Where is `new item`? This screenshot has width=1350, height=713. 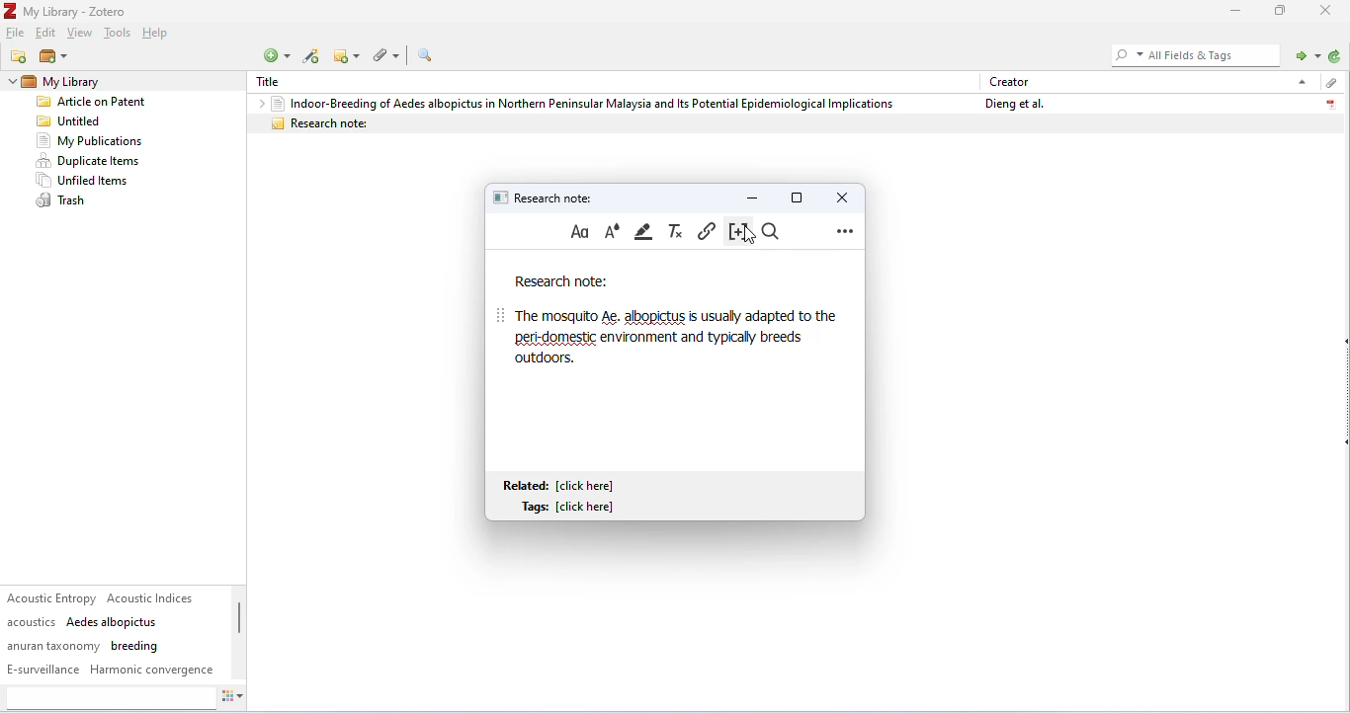 new item is located at coordinates (276, 55).